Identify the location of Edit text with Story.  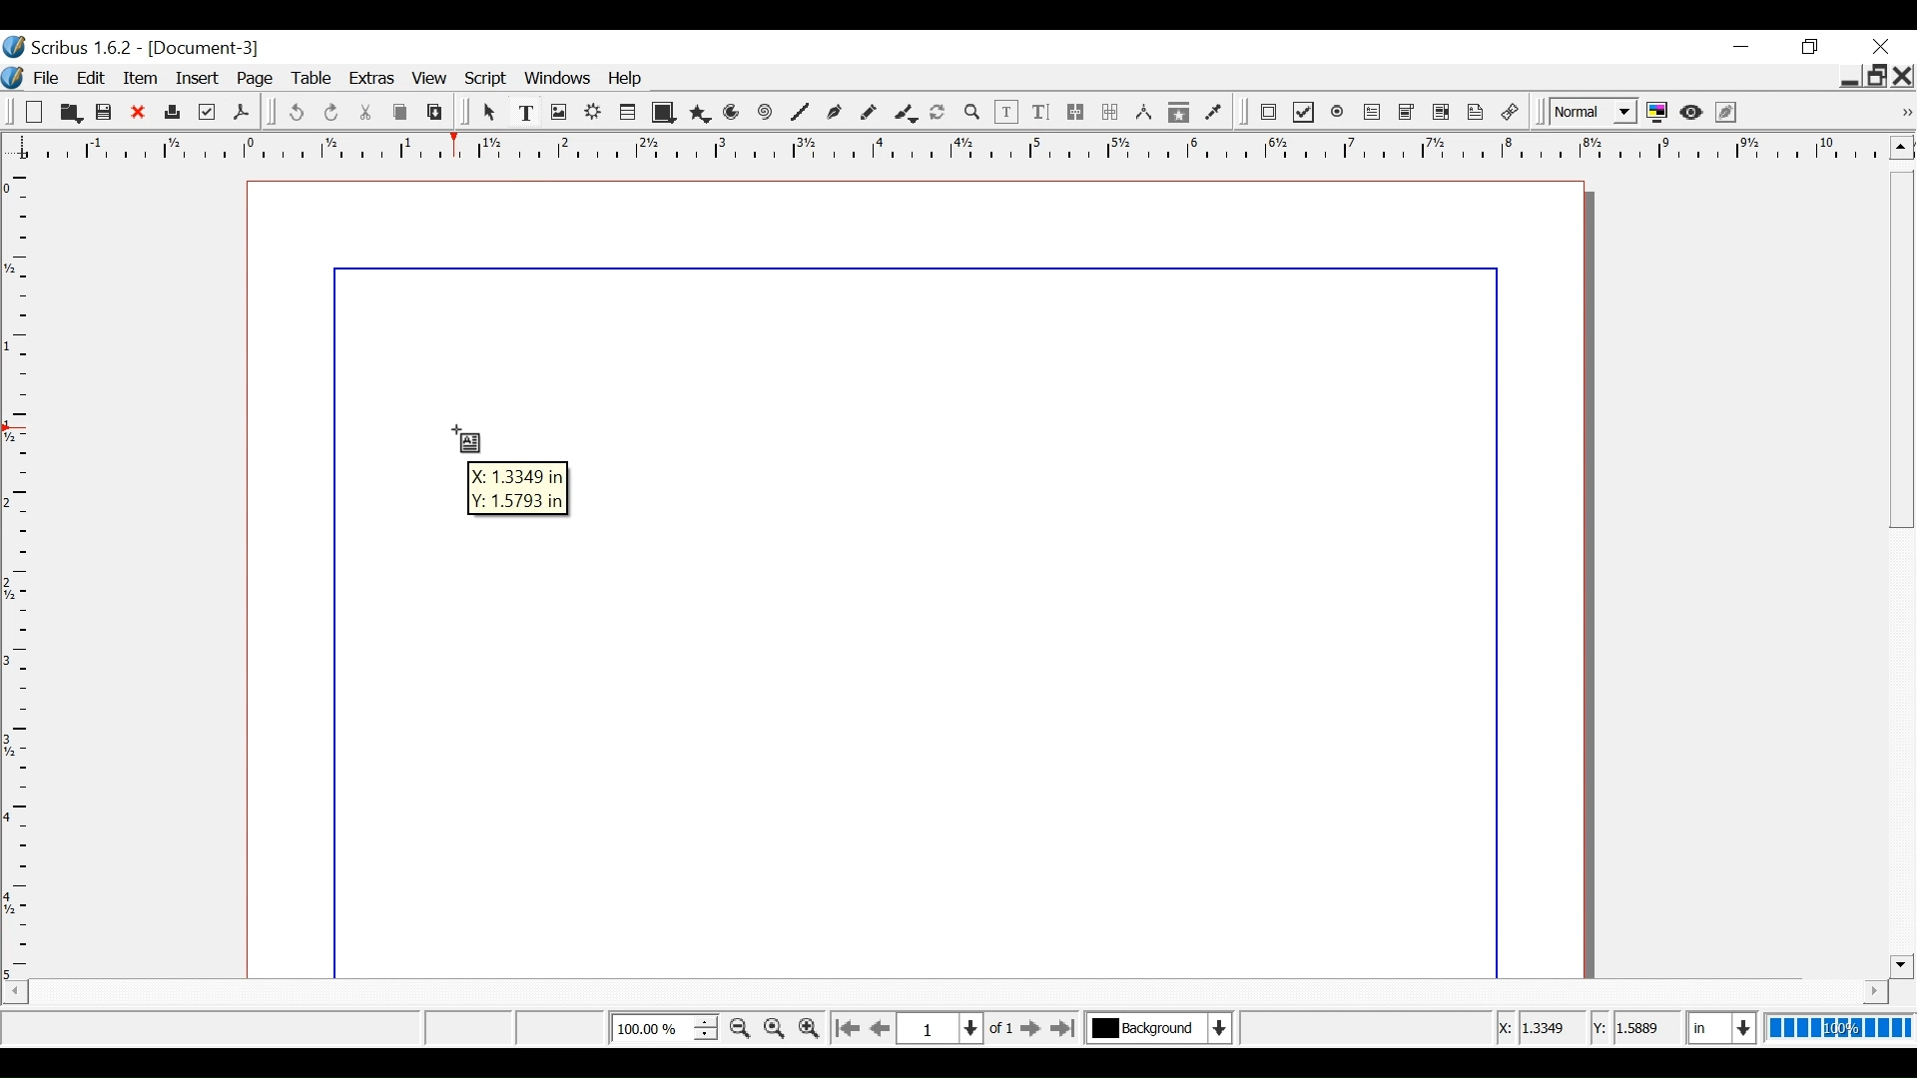
(1040, 113).